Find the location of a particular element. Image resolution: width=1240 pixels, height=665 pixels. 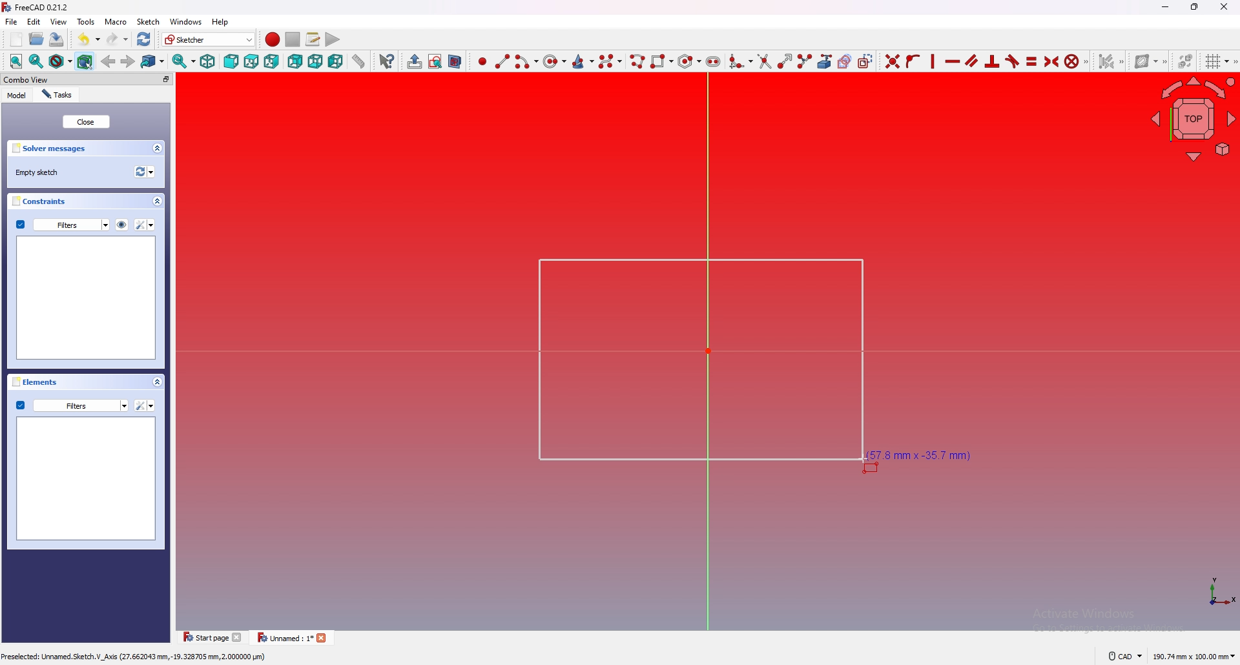

elements is located at coordinates (32, 382).